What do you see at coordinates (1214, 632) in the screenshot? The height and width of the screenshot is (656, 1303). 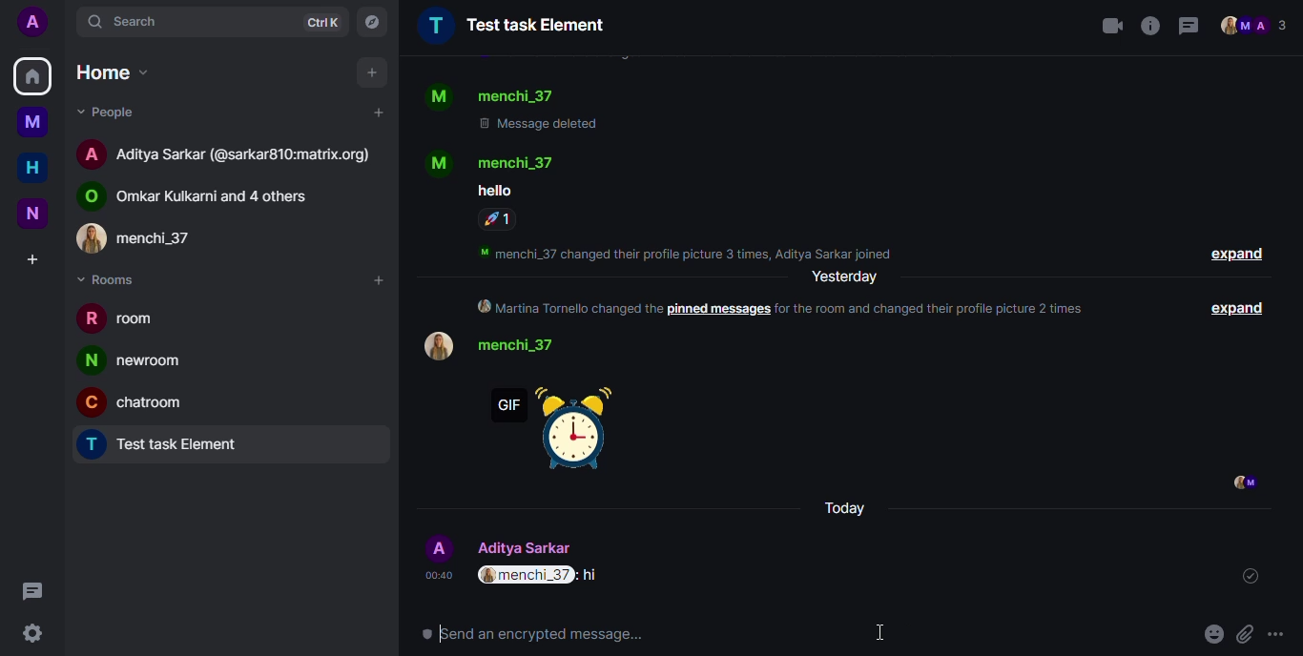 I see `emoji` at bounding box center [1214, 632].